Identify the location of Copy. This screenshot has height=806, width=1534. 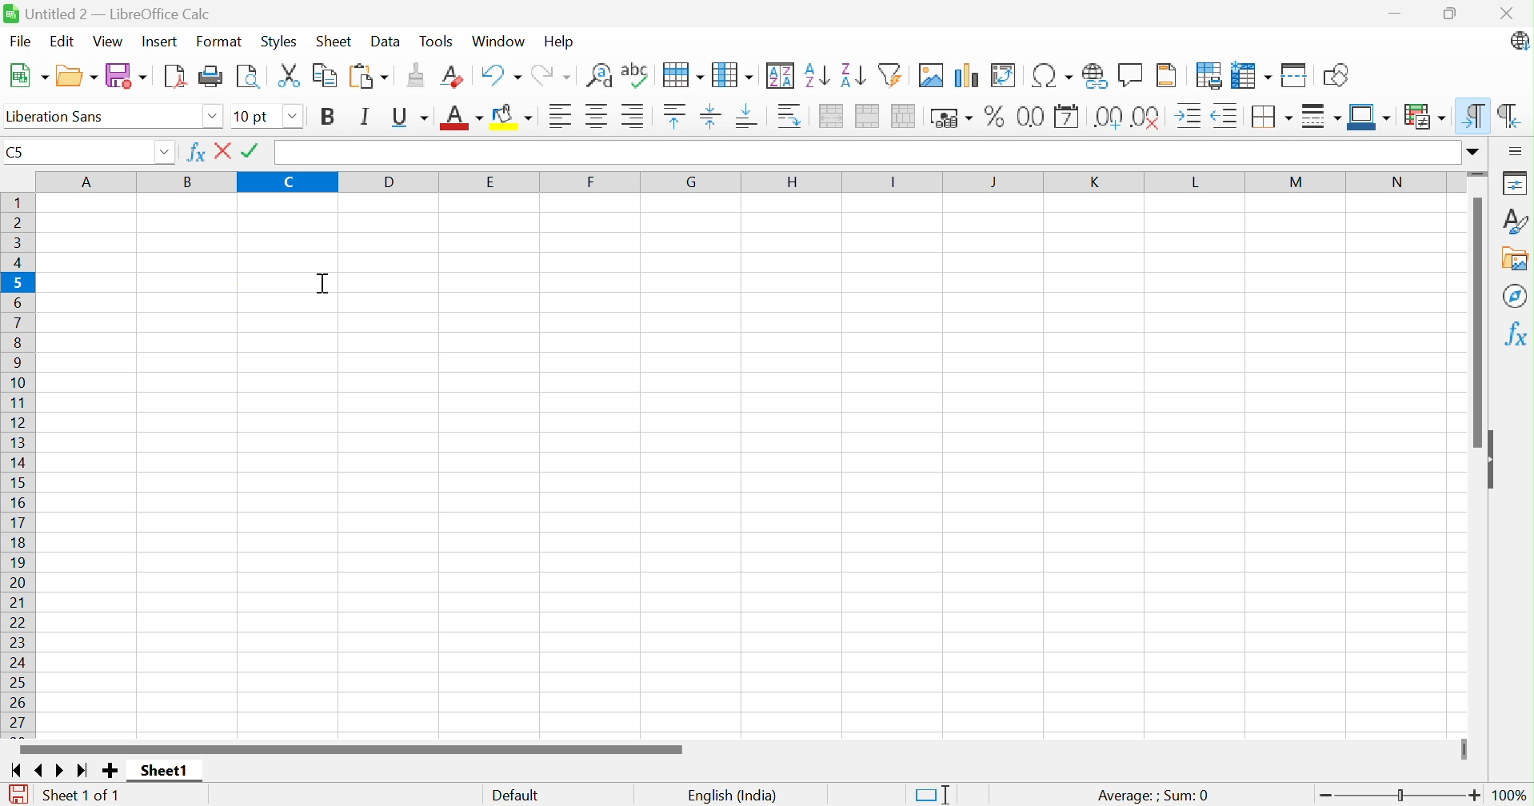
(326, 74).